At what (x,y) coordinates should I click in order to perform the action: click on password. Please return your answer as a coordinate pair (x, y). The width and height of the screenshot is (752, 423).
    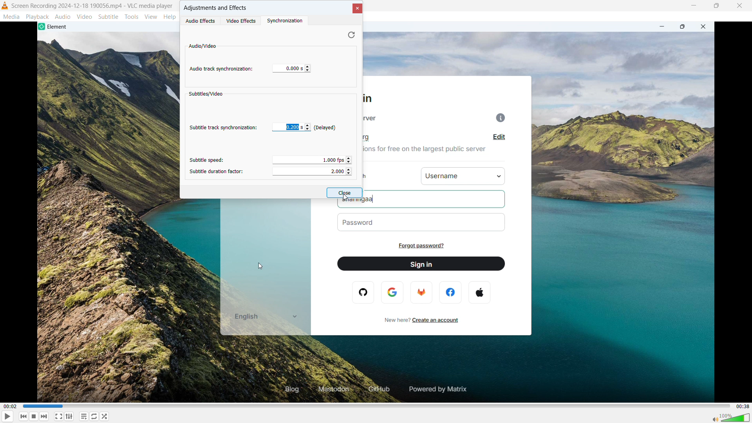
    Looking at the image, I should click on (423, 222).